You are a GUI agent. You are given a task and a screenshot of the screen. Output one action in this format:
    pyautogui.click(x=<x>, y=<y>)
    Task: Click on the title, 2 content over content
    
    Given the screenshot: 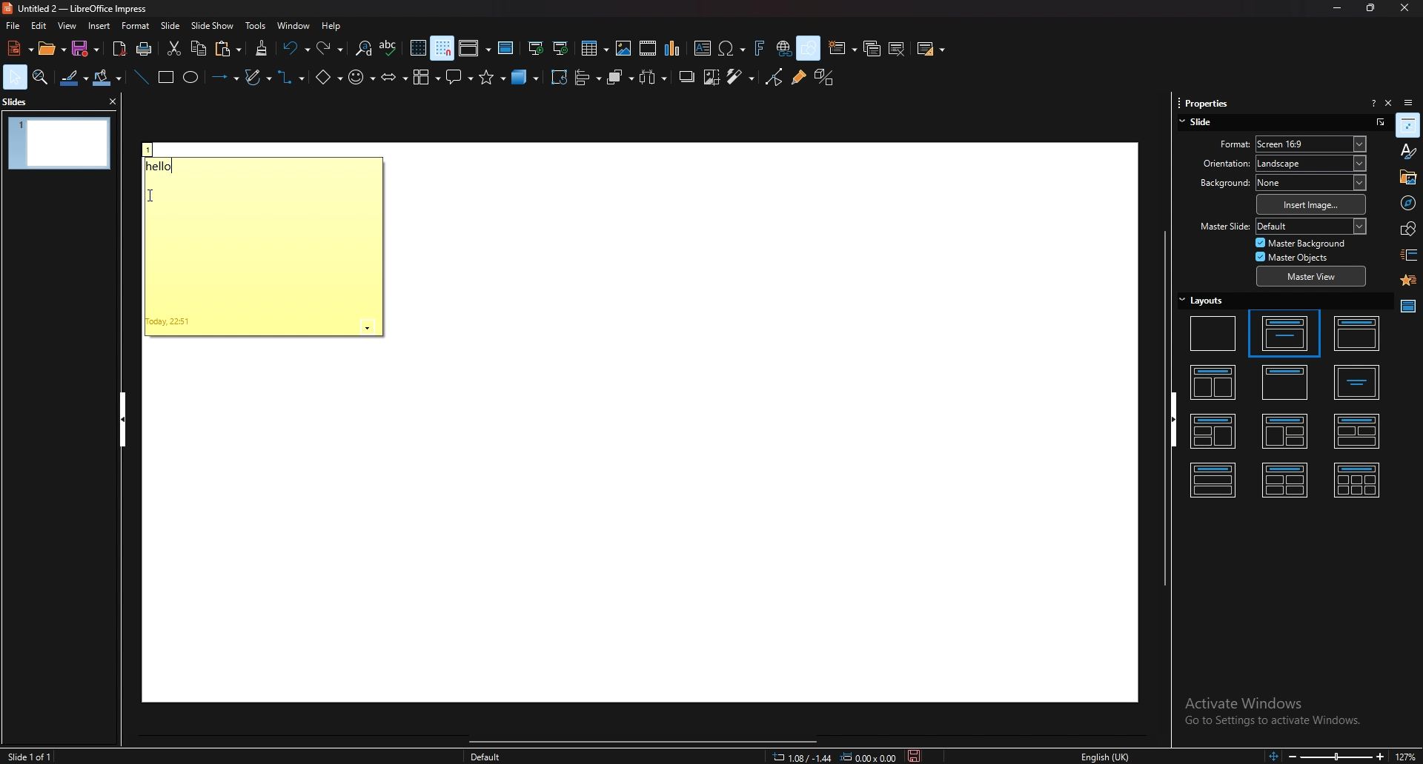 What is the action you would take?
    pyautogui.click(x=1358, y=430)
    